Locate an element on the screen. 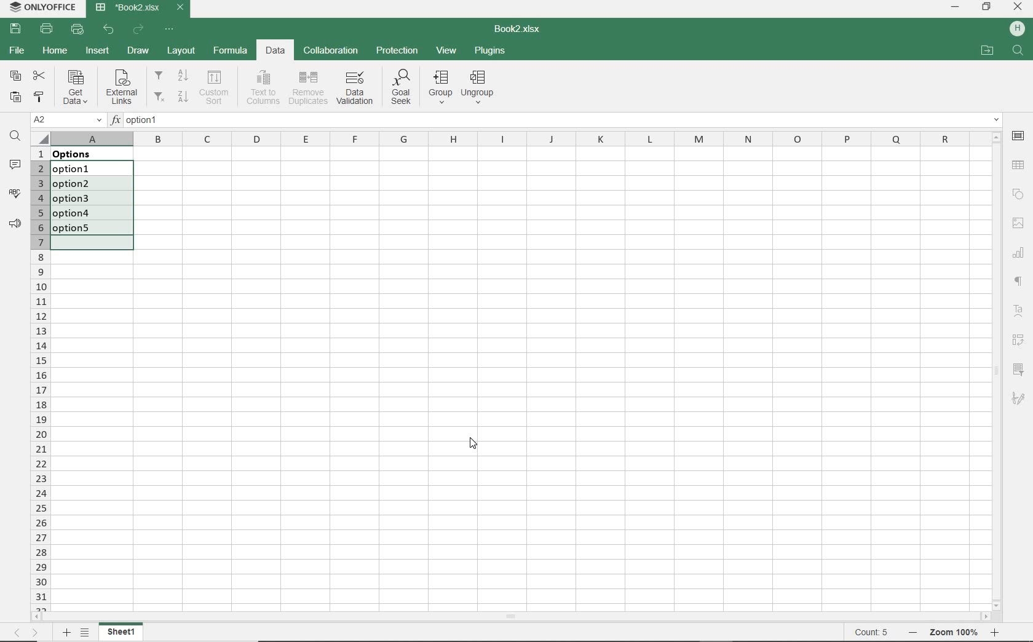 This screenshot has width=1033, height=642. FIND is located at coordinates (14, 136).